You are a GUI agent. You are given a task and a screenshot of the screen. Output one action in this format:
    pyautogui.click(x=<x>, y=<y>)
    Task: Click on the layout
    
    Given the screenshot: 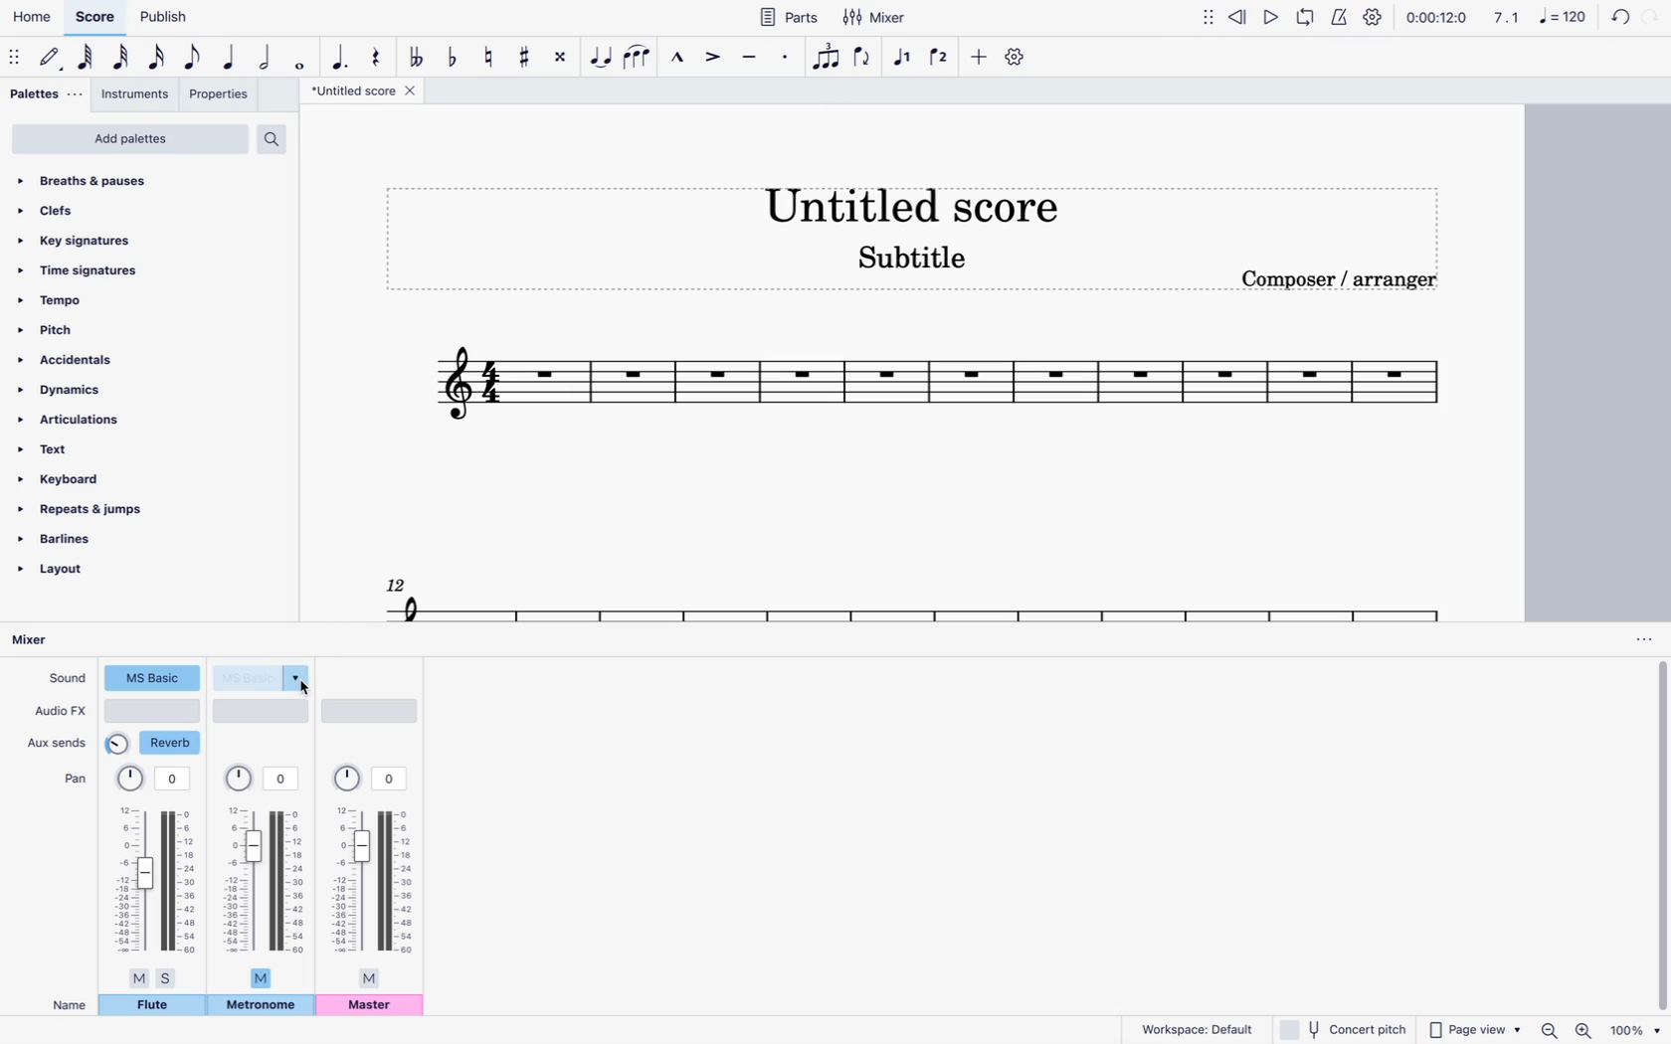 What is the action you would take?
    pyautogui.click(x=86, y=574)
    